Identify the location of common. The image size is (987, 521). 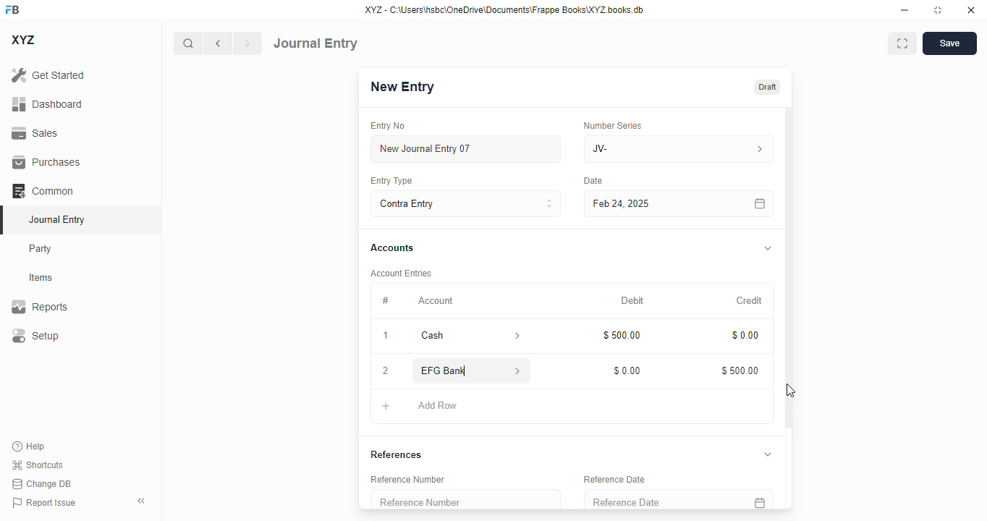
(43, 190).